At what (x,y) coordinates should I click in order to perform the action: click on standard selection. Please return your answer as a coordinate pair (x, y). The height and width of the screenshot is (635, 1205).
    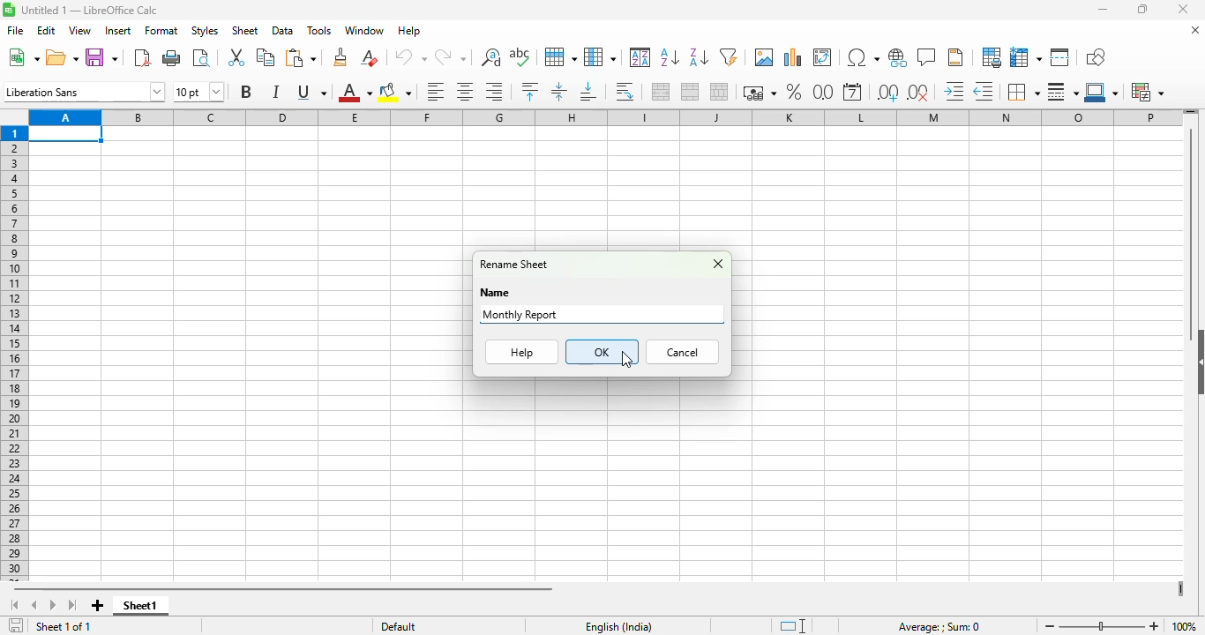
    Looking at the image, I should click on (794, 625).